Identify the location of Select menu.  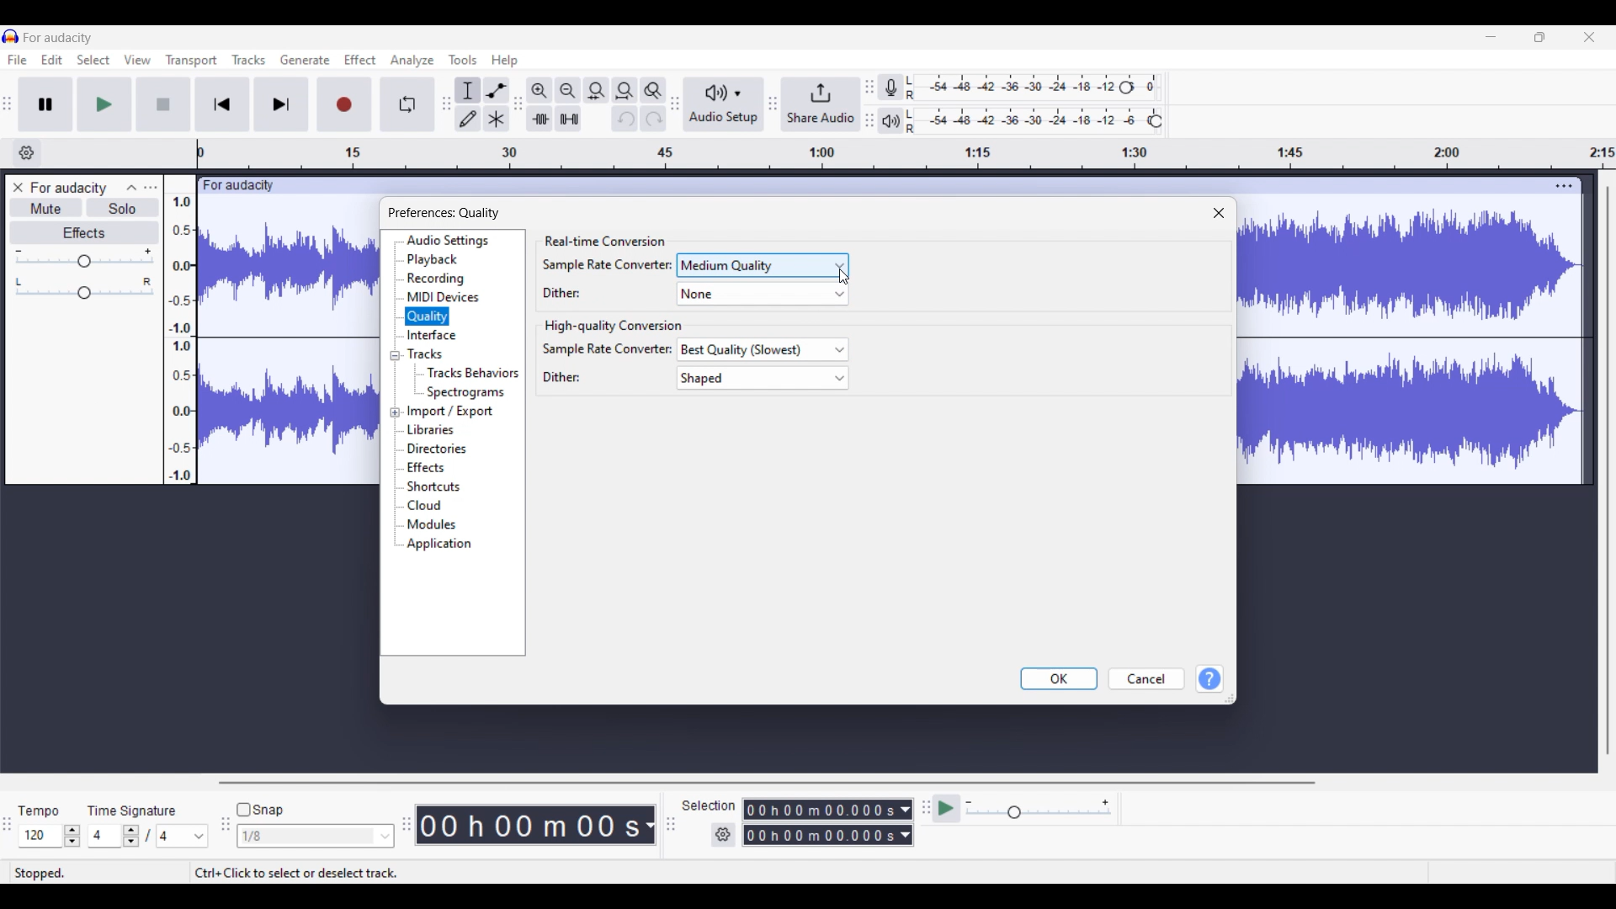
(93, 59).